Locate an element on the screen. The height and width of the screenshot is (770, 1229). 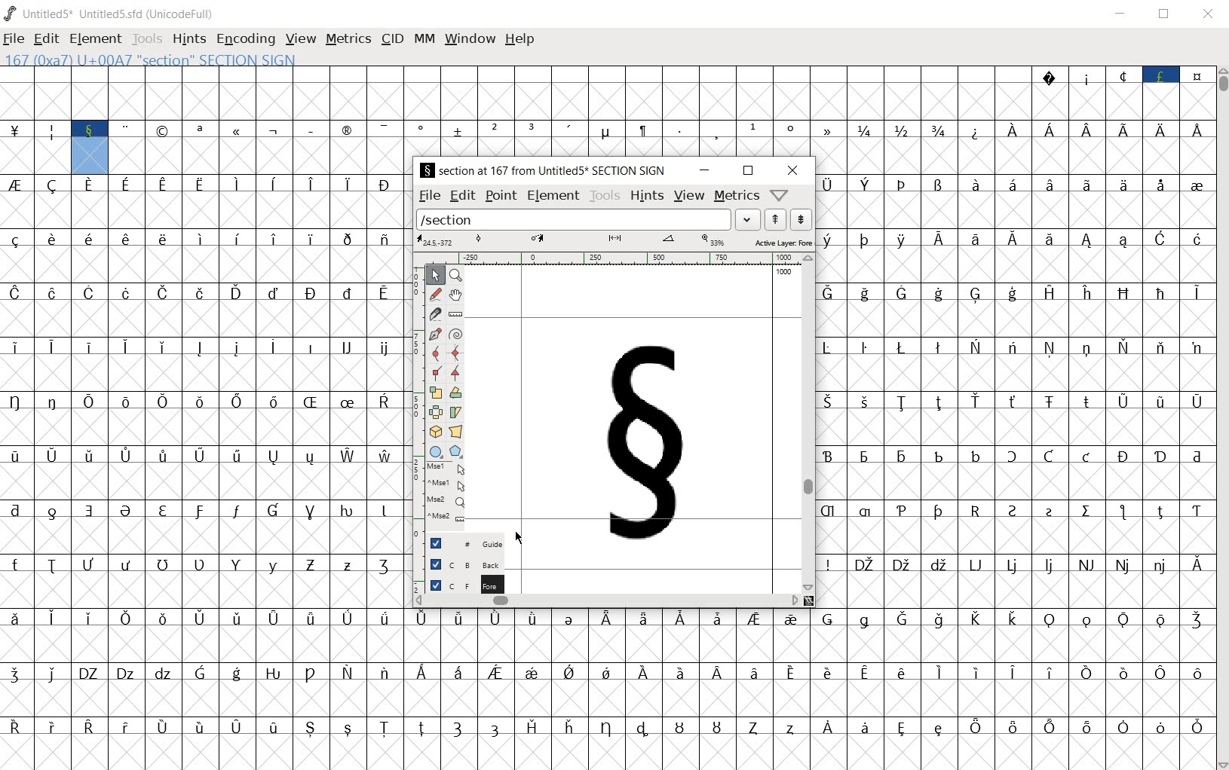
add a curve point always either horizontal or vertical is located at coordinates (457, 352).